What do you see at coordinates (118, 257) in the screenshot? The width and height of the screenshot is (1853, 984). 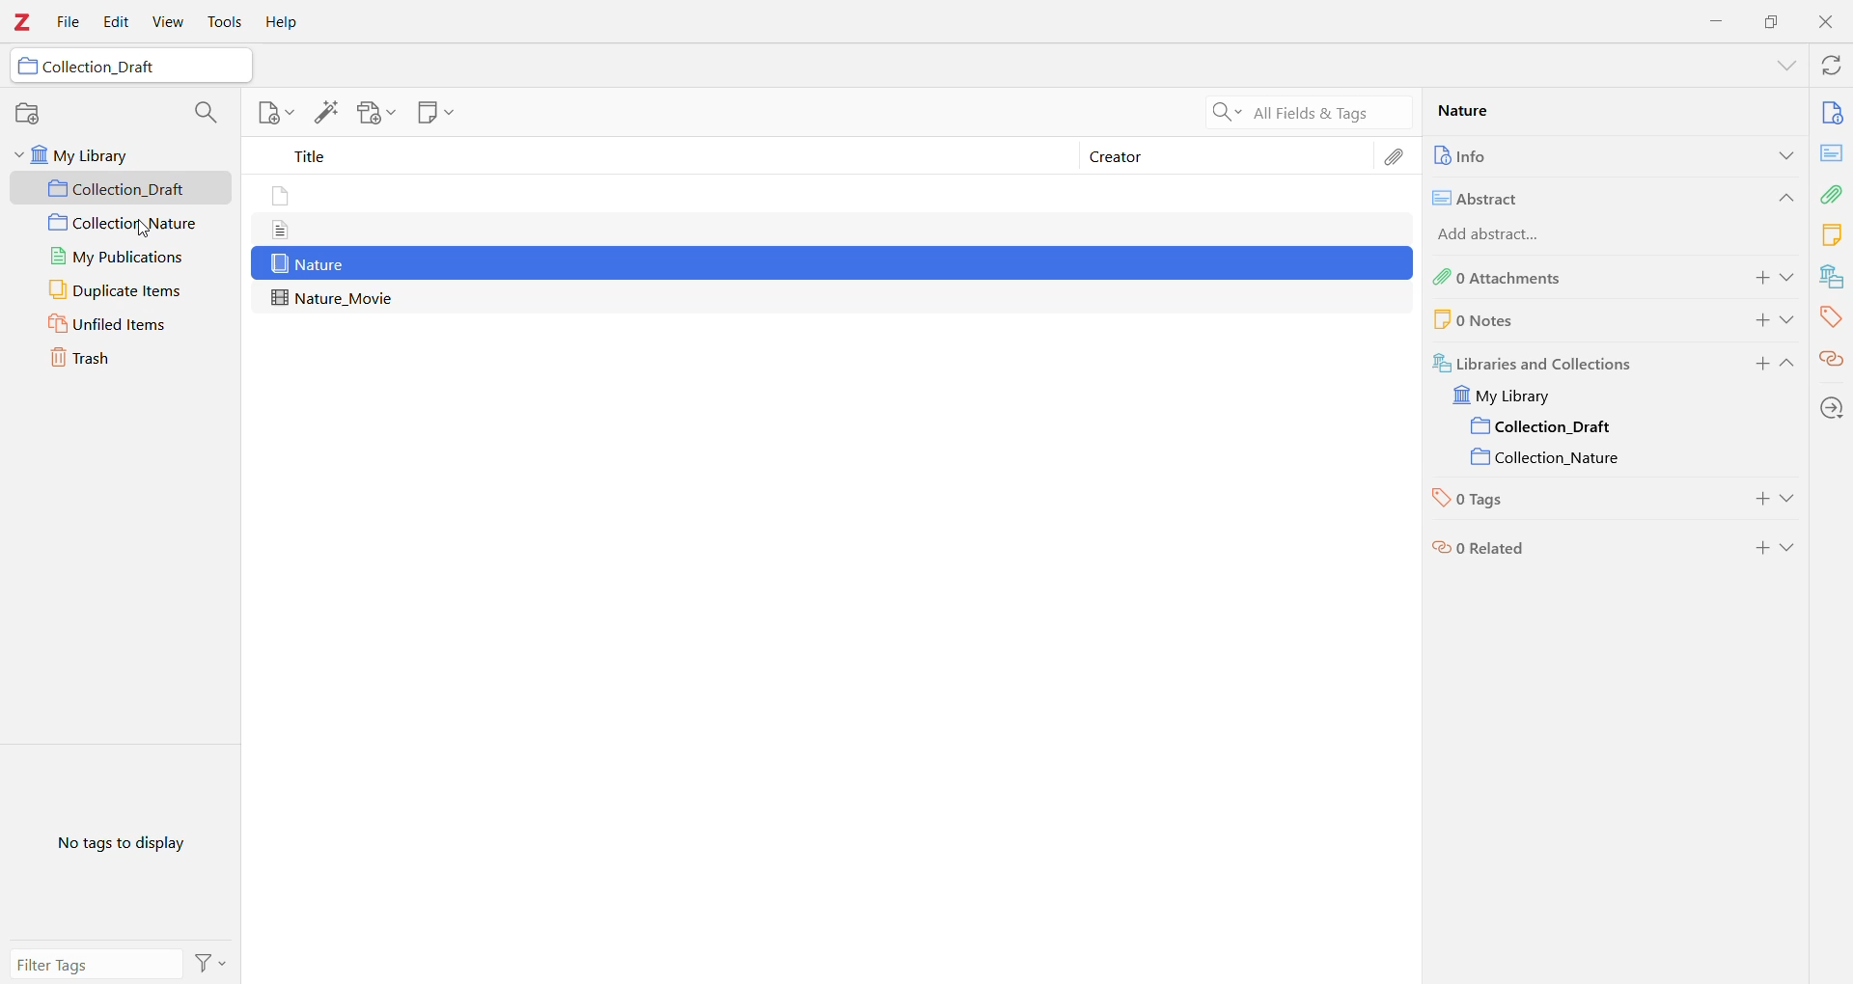 I see `My Publications` at bounding box center [118, 257].